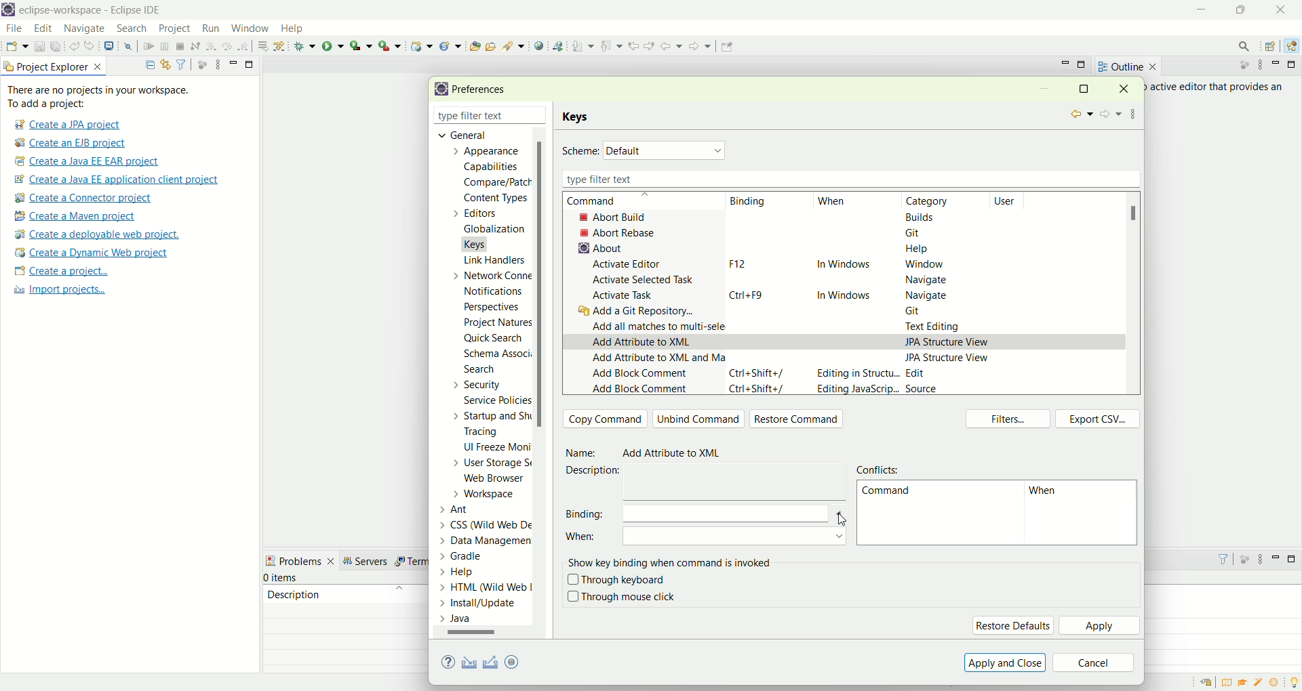 This screenshot has width=1302, height=691. What do you see at coordinates (490, 45) in the screenshot?
I see `open task` at bounding box center [490, 45].